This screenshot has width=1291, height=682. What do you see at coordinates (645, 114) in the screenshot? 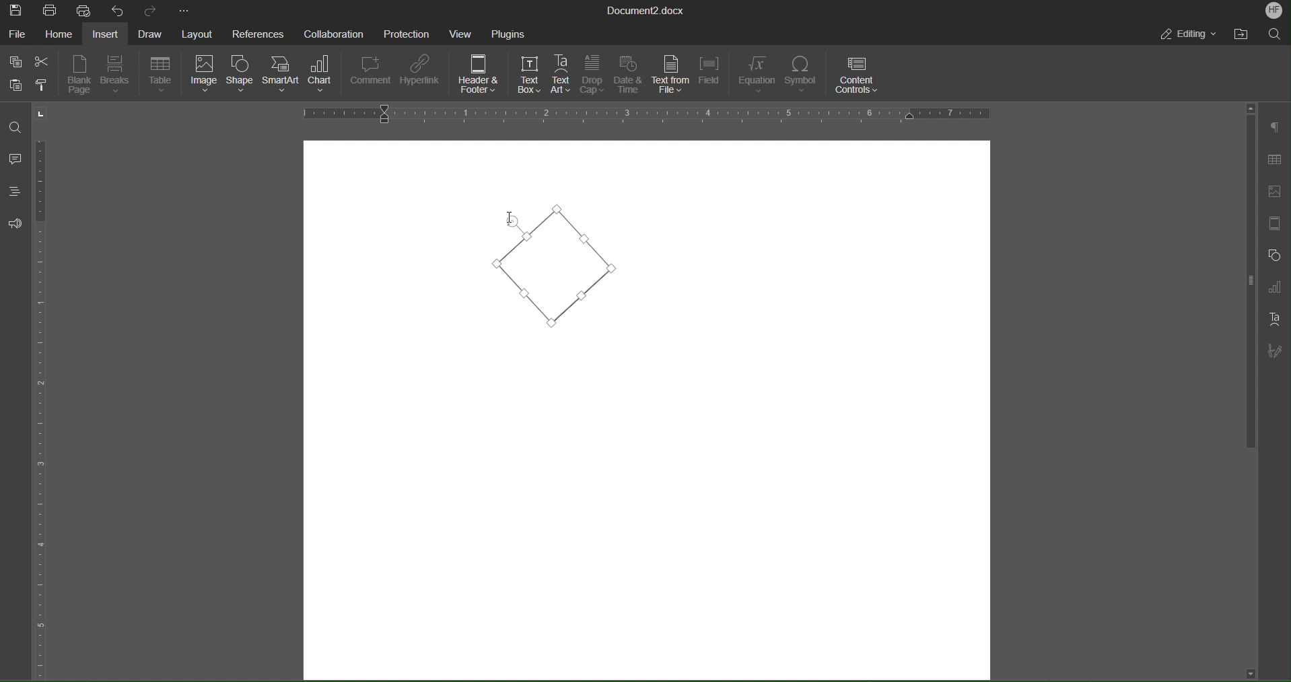
I see `Horizontal Ruler` at bounding box center [645, 114].